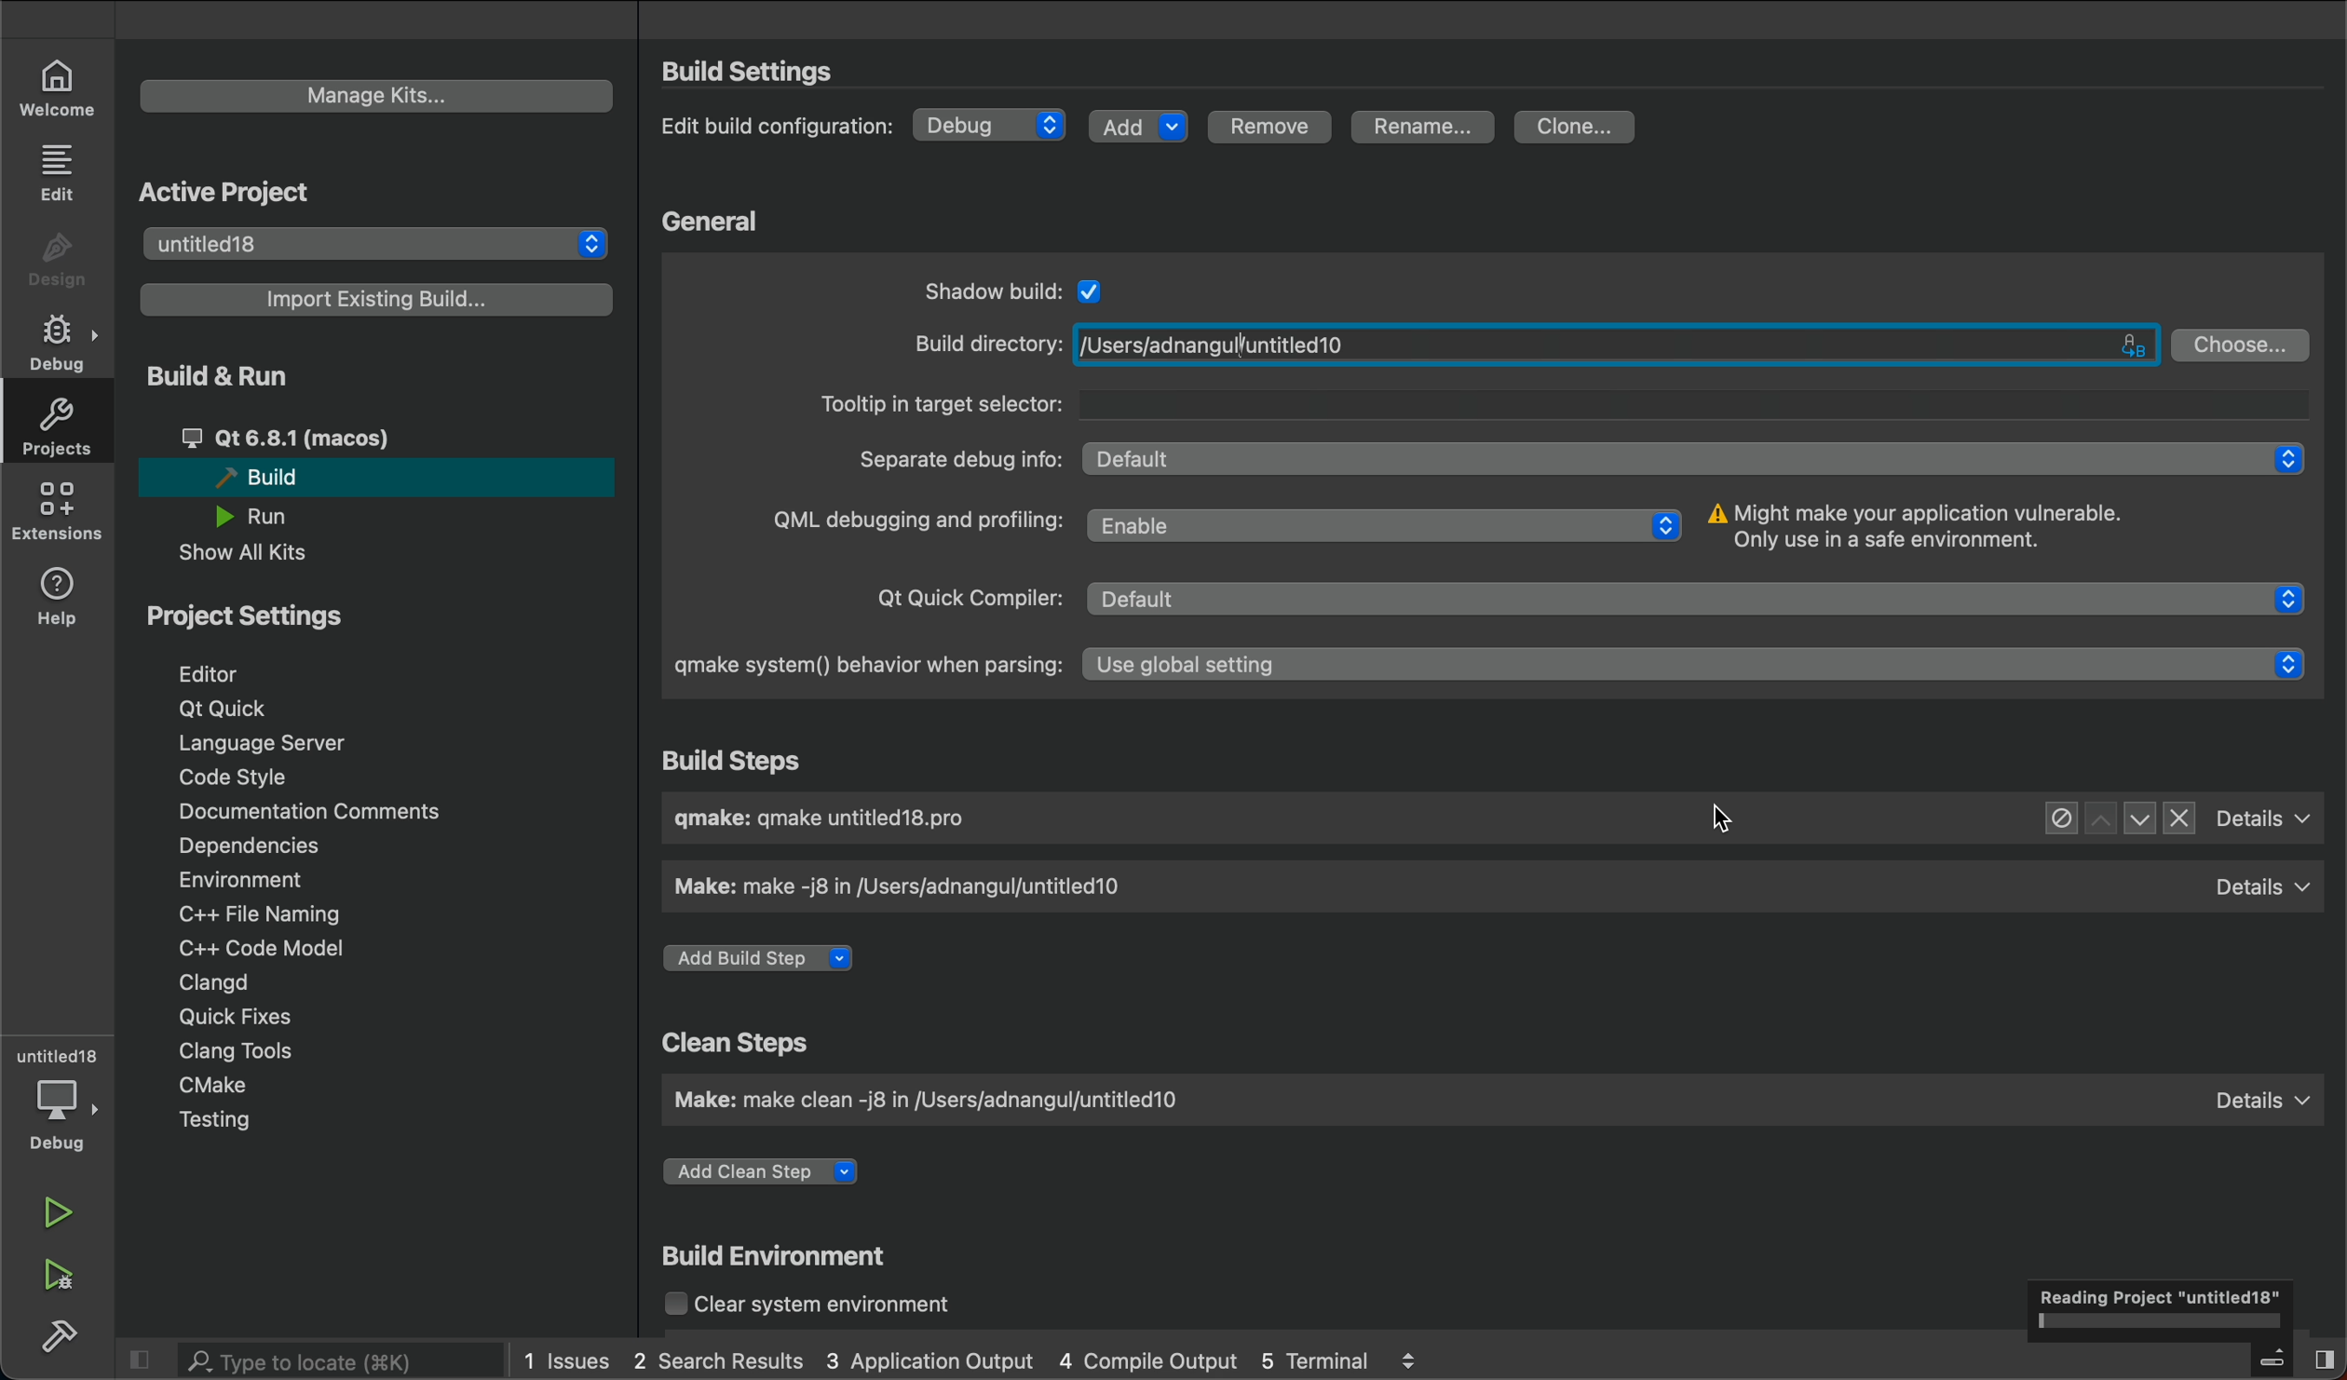  What do you see at coordinates (775, 126) in the screenshot?
I see `Edit build configuration:` at bounding box center [775, 126].